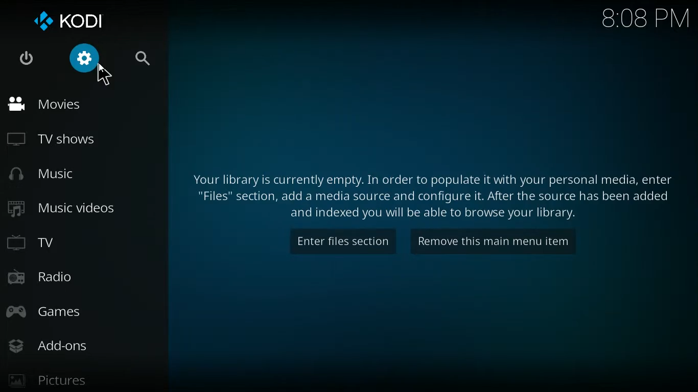  I want to click on remove this main menu item, so click(492, 242).